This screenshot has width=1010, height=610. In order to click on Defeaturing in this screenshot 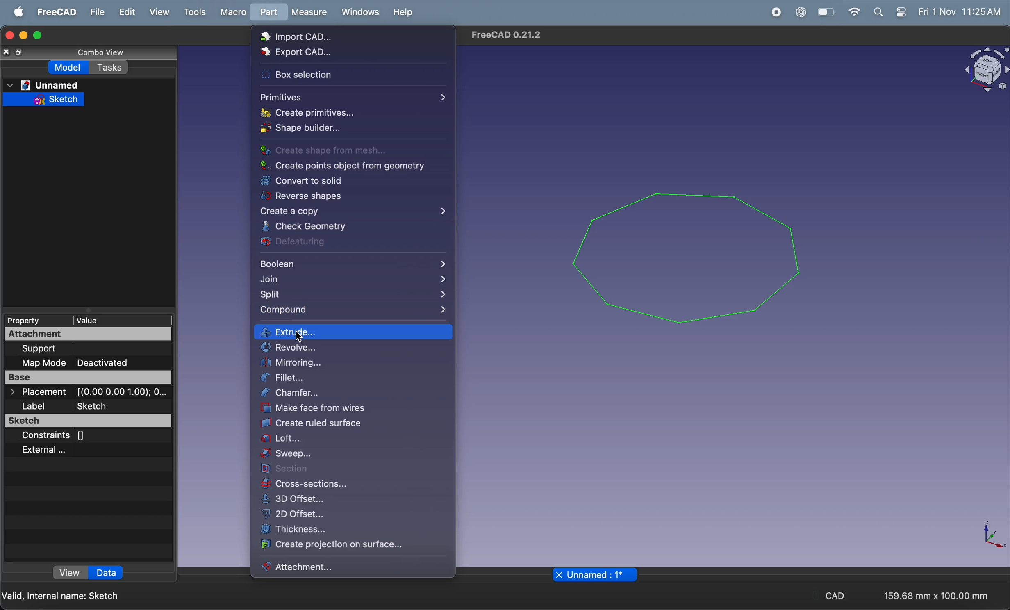, I will do `click(341, 242)`.